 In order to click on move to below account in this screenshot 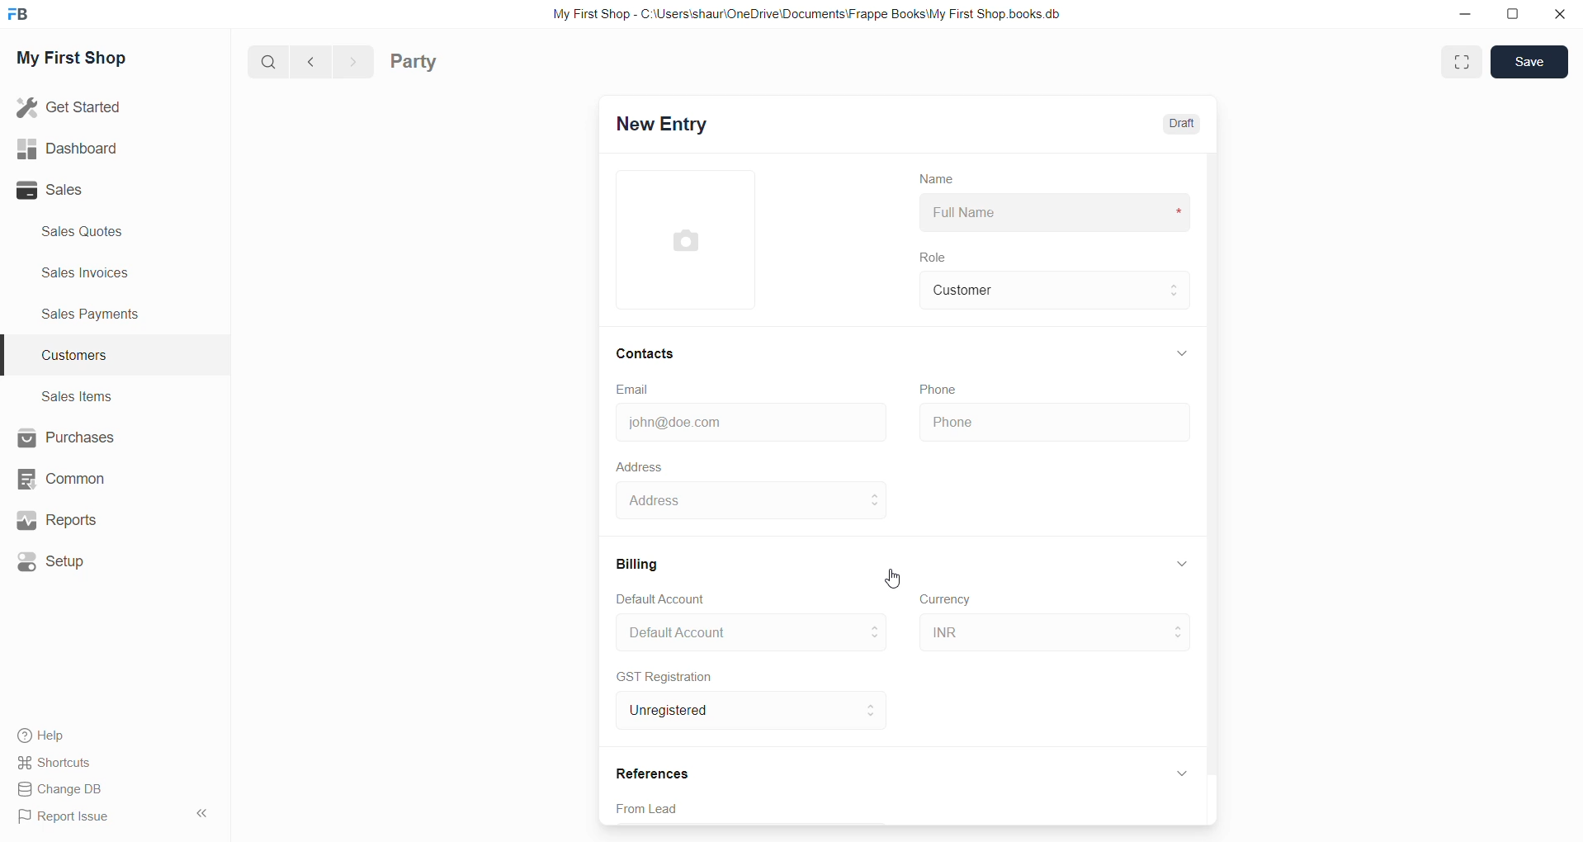, I will do `click(874, 638)`.